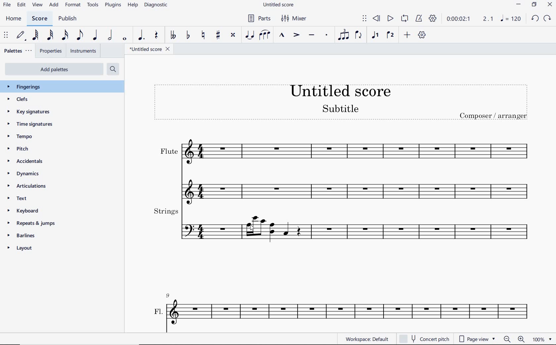  What do you see at coordinates (433, 19) in the screenshot?
I see `playback settings` at bounding box center [433, 19].